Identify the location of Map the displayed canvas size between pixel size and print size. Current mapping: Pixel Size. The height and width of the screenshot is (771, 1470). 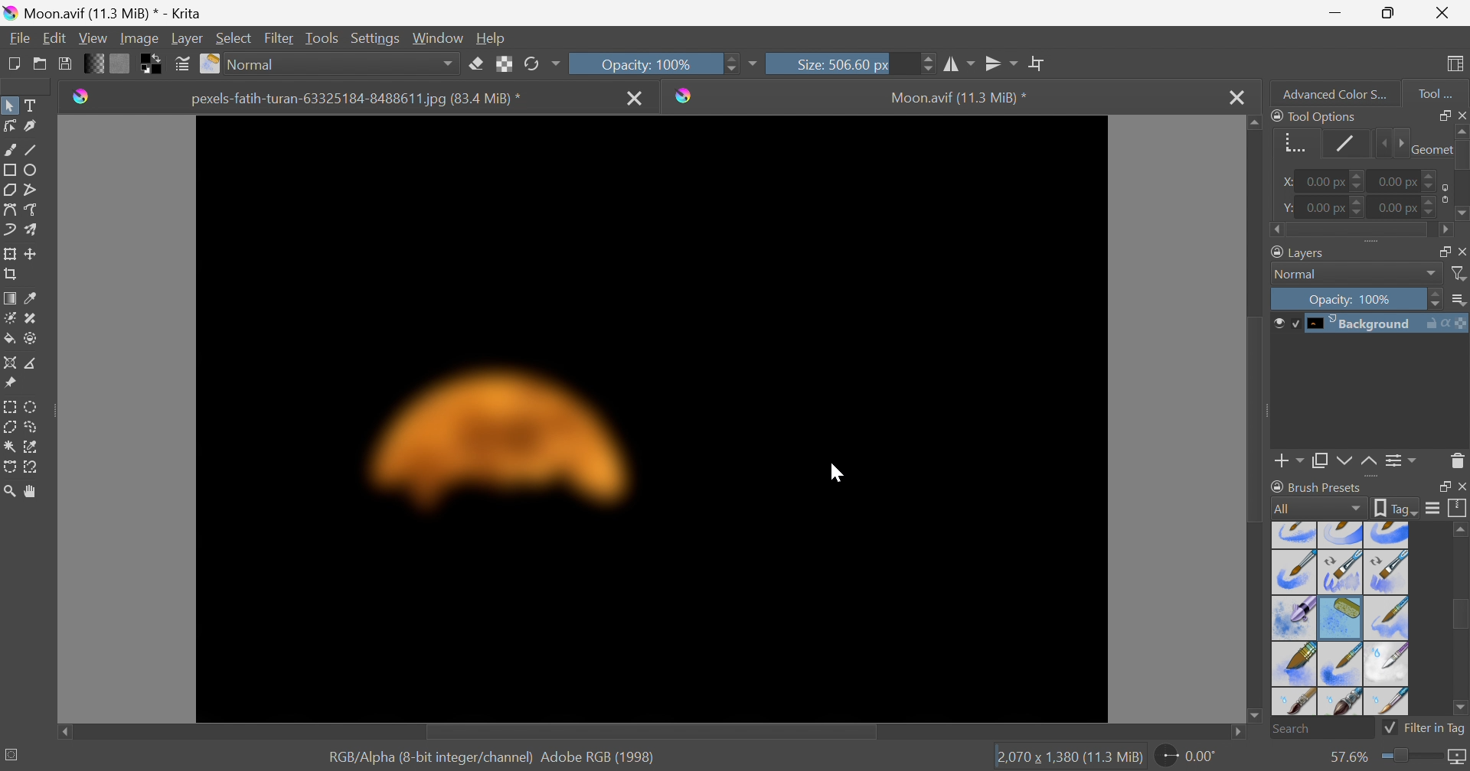
(1460, 758).